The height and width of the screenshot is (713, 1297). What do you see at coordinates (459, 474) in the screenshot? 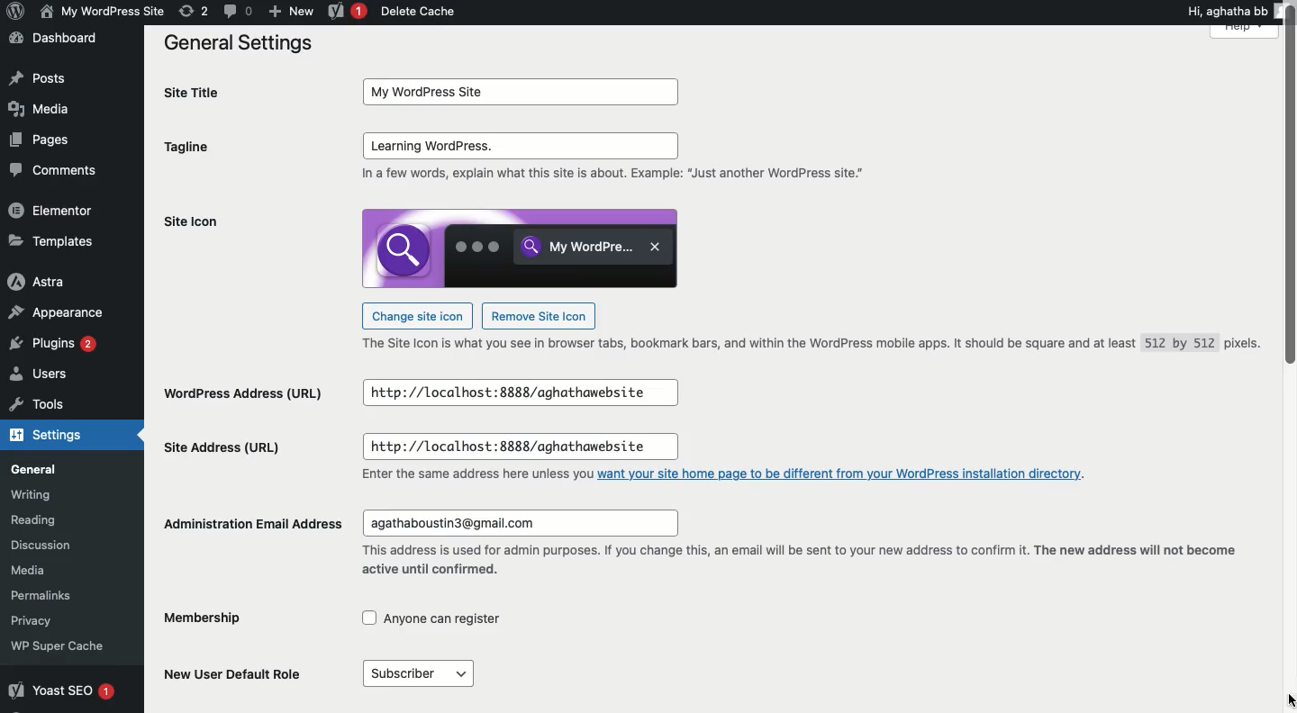
I see `Enter the same address here unless you` at bounding box center [459, 474].